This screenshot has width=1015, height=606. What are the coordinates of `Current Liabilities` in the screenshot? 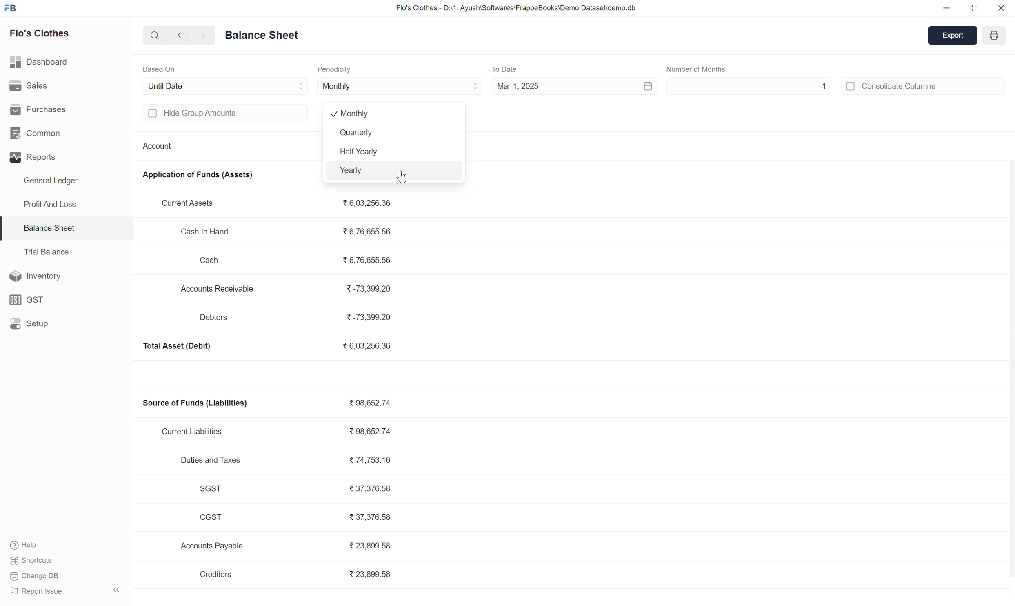 It's located at (195, 433).